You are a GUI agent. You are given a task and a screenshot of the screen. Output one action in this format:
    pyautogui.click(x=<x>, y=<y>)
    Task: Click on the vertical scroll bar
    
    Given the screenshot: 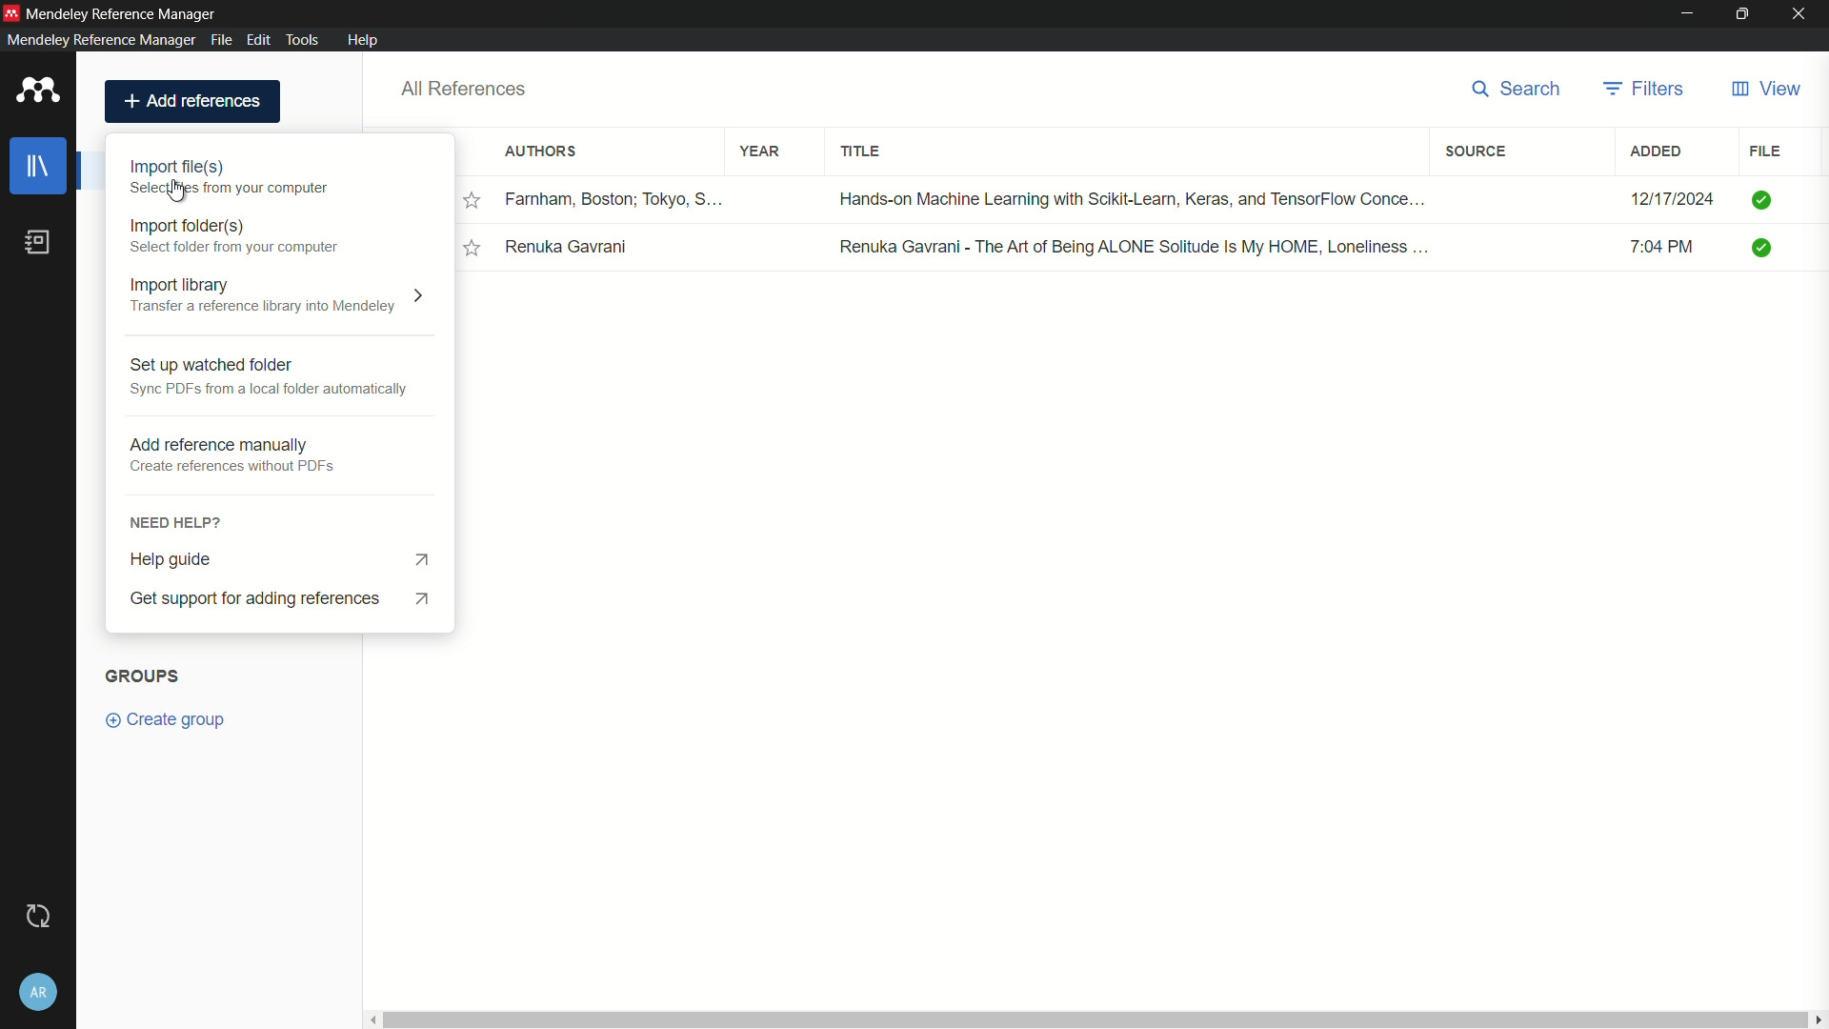 What is the action you would take?
    pyautogui.click(x=1093, y=1019)
    